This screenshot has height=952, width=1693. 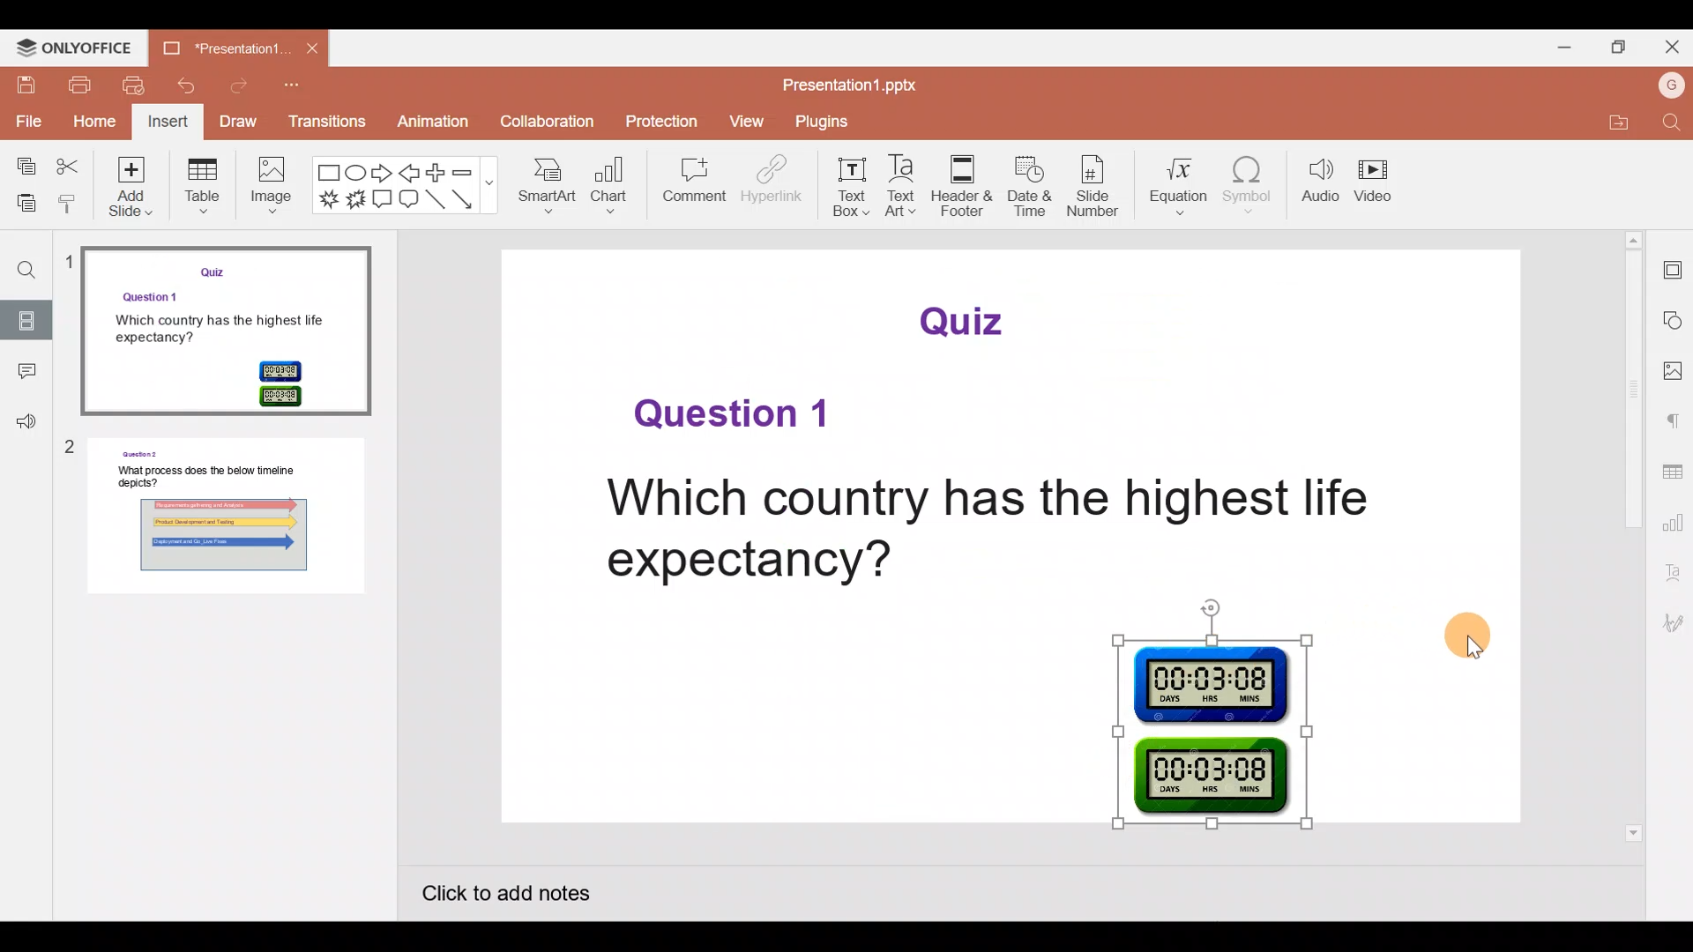 What do you see at coordinates (853, 88) in the screenshot?
I see `Presentation1.pptx` at bounding box center [853, 88].